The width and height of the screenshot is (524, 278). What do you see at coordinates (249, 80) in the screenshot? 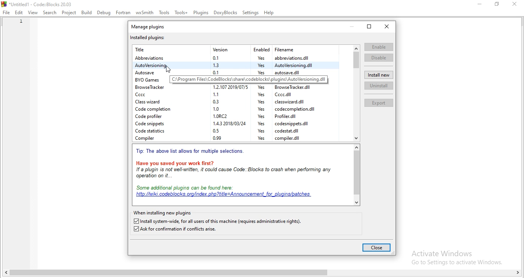
I see `C:\Program Files\CodeBlocks\share\codeblocks\plugins\AutoVersioning.dil` at bounding box center [249, 80].